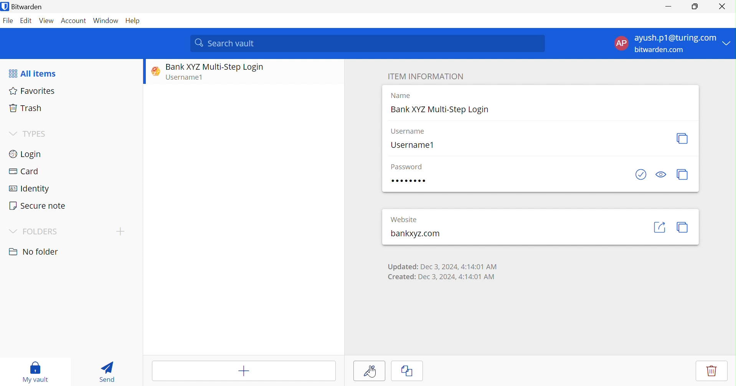  Describe the element at coordinates (12, 133) in the screenshot. I see `Drop Down` at that location.